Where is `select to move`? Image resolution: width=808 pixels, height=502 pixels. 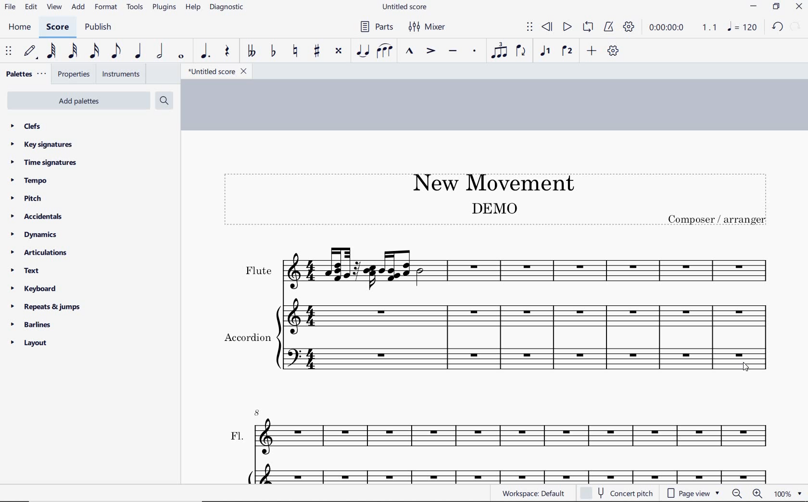 select to move is located at coordinates (530, 27).